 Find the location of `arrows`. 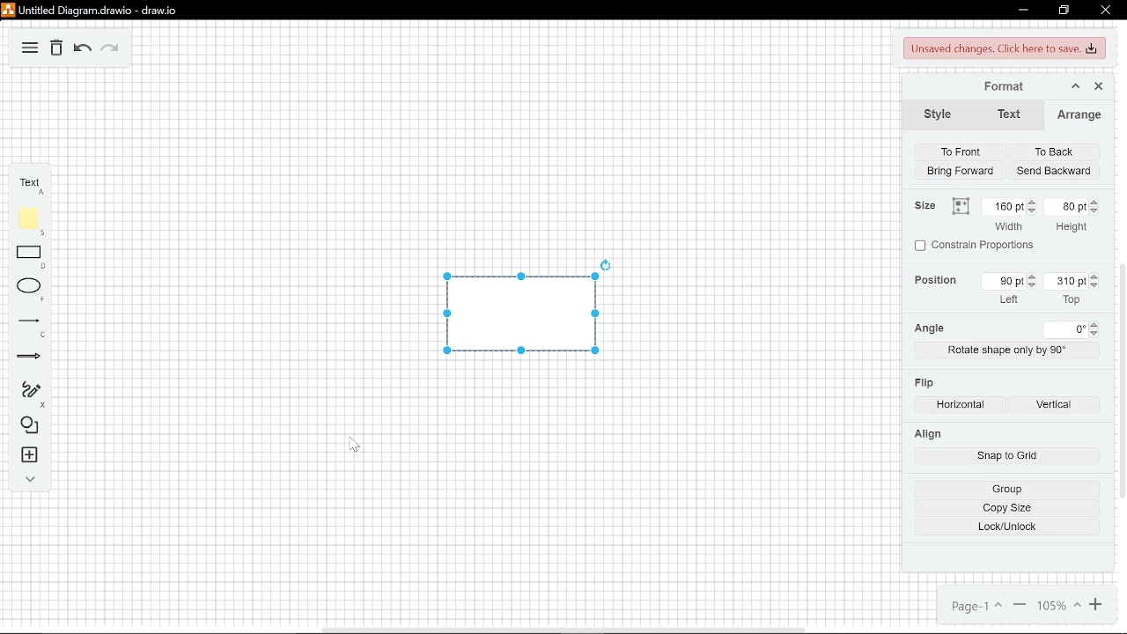

arrows is located at coordinates (32, 359).